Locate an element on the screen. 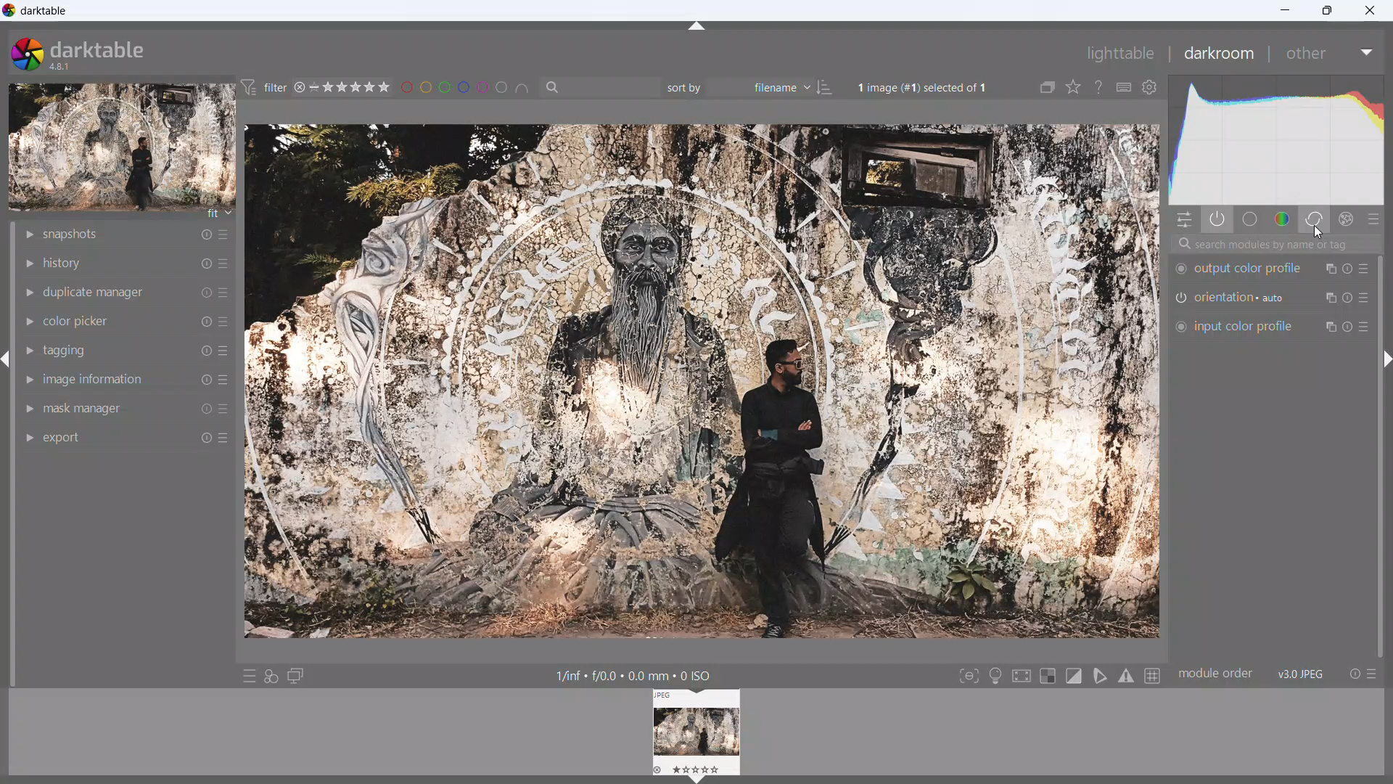 Image resolution: width=1393 pixels, height=784 pixels. reset is located at coordinates (206, 234).